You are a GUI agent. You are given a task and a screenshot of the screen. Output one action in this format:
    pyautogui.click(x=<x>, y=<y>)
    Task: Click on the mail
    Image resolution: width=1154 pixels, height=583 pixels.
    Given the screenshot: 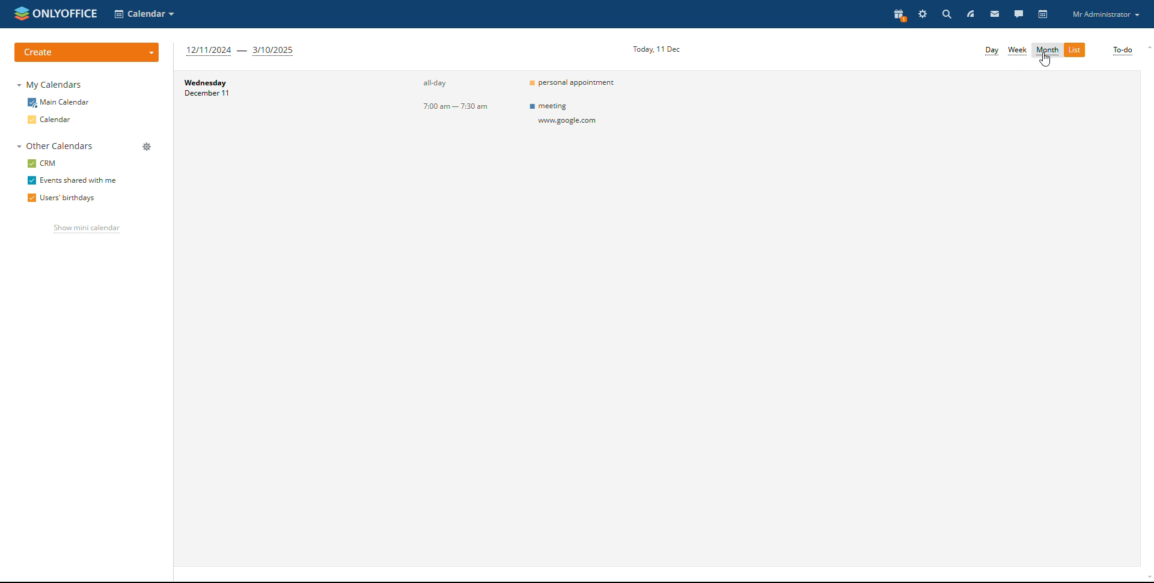 What is the action you would take?
    pyautogui.click(x=994, y=13)
    